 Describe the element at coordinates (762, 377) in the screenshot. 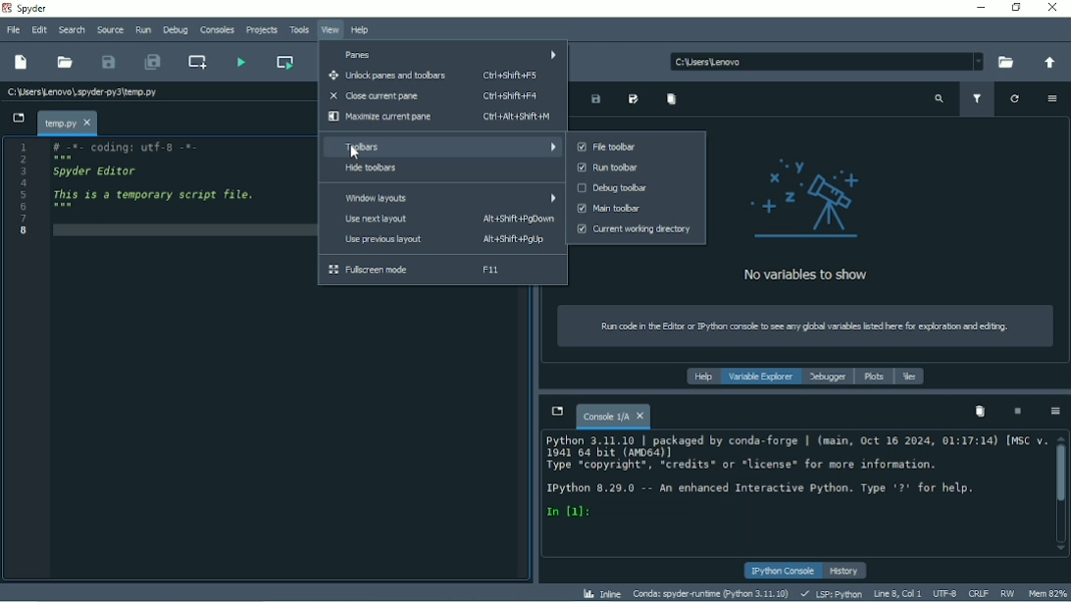

I see `Variable explorer` at that location.